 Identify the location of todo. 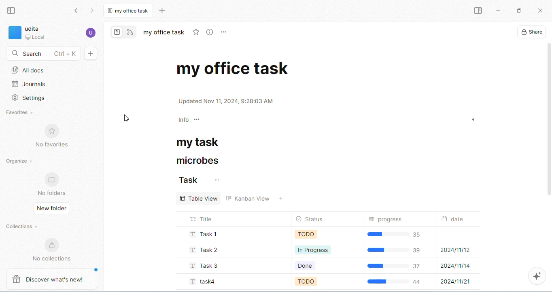
(312, 234).